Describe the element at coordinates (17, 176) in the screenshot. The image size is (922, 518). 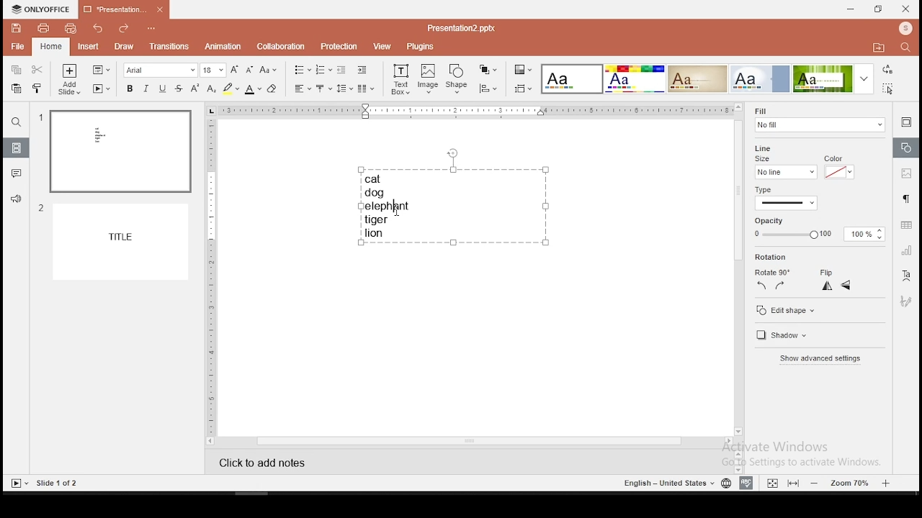
I see `comments` at that location.